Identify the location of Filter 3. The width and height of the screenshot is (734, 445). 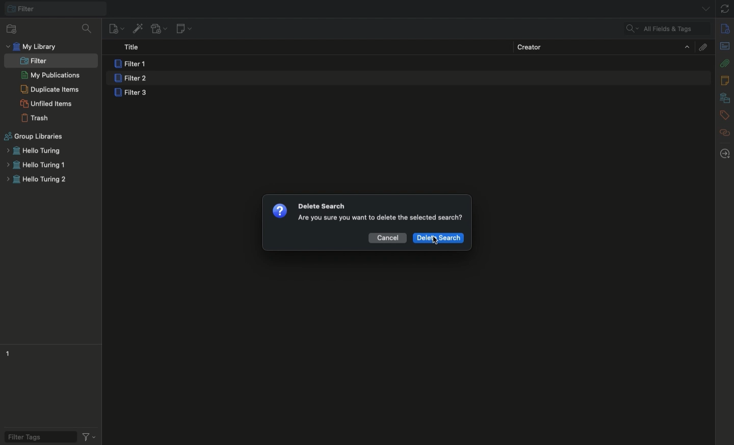
(133, 94).